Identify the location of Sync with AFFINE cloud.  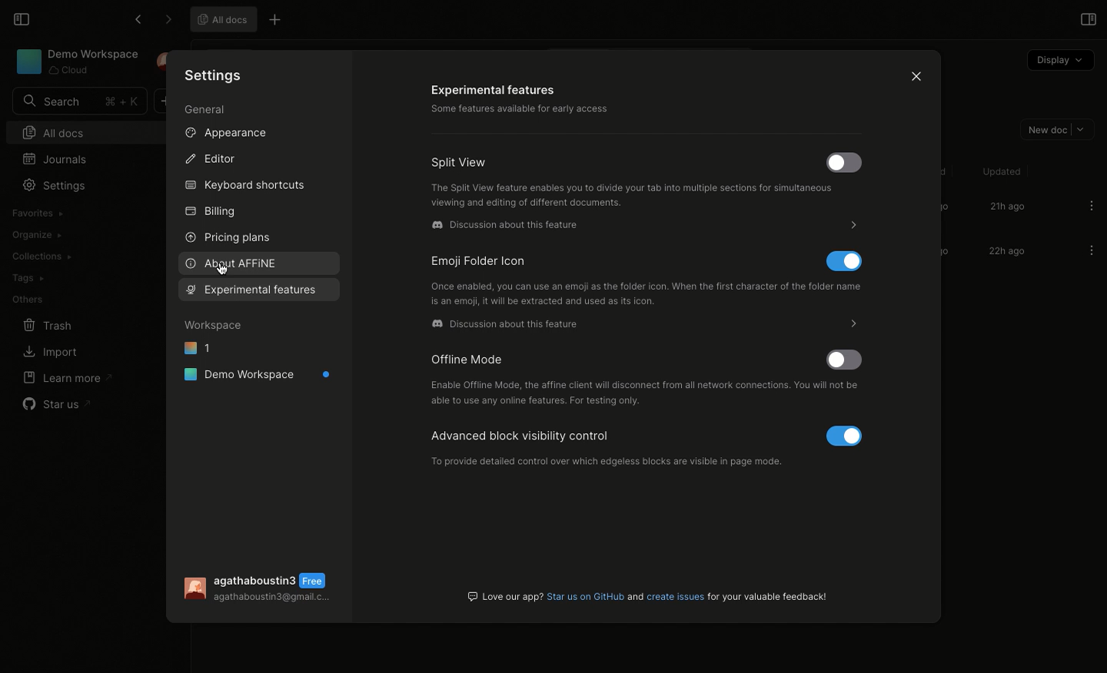
(647, 299).